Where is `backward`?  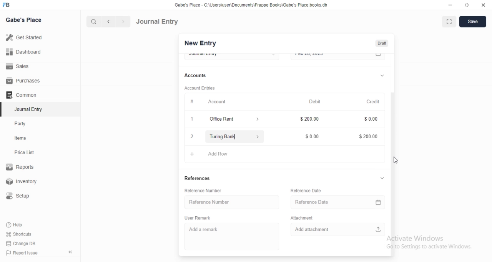 backward is located at coordinates (108, 22).